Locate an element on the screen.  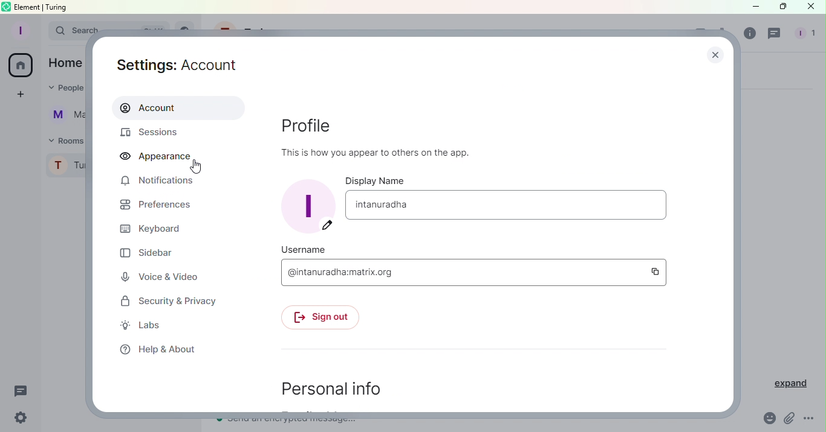
Voice and Video is located at coordinates (158, 276).